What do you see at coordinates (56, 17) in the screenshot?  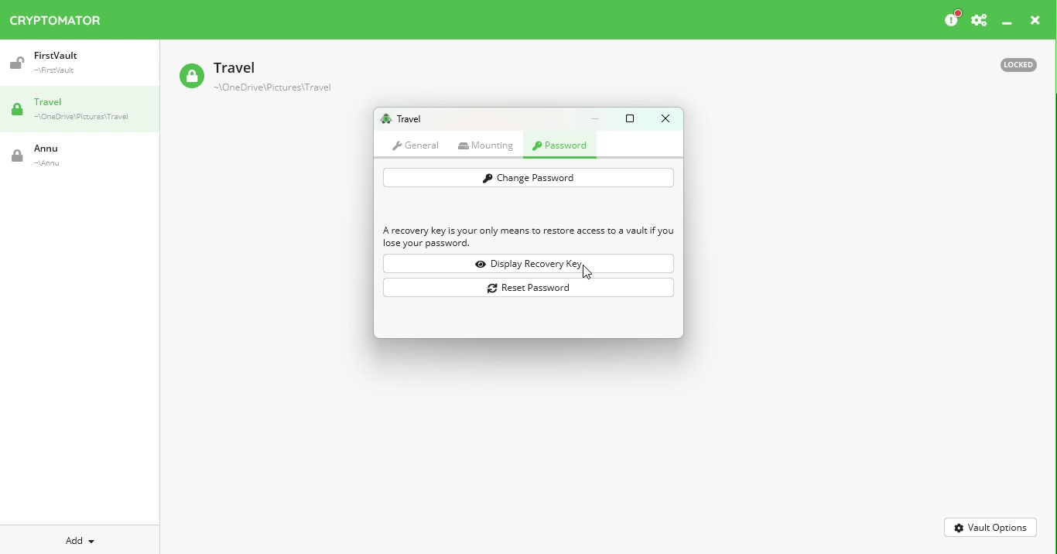 I see `Cryptomator` at bounding box center [56, 17].